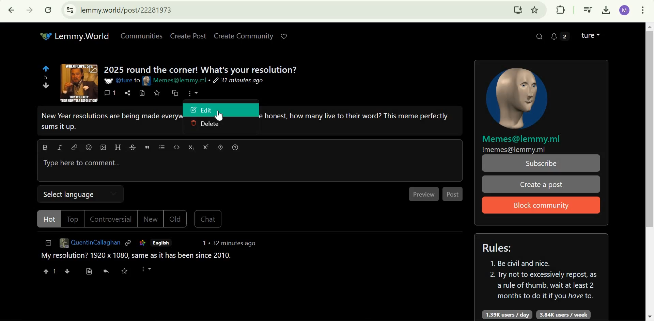 Image resolution: width=654 pixels, height=321 pixels. Describe the element at coordinates (111, 94) in the screenshot. I see `1 comments` at that location.